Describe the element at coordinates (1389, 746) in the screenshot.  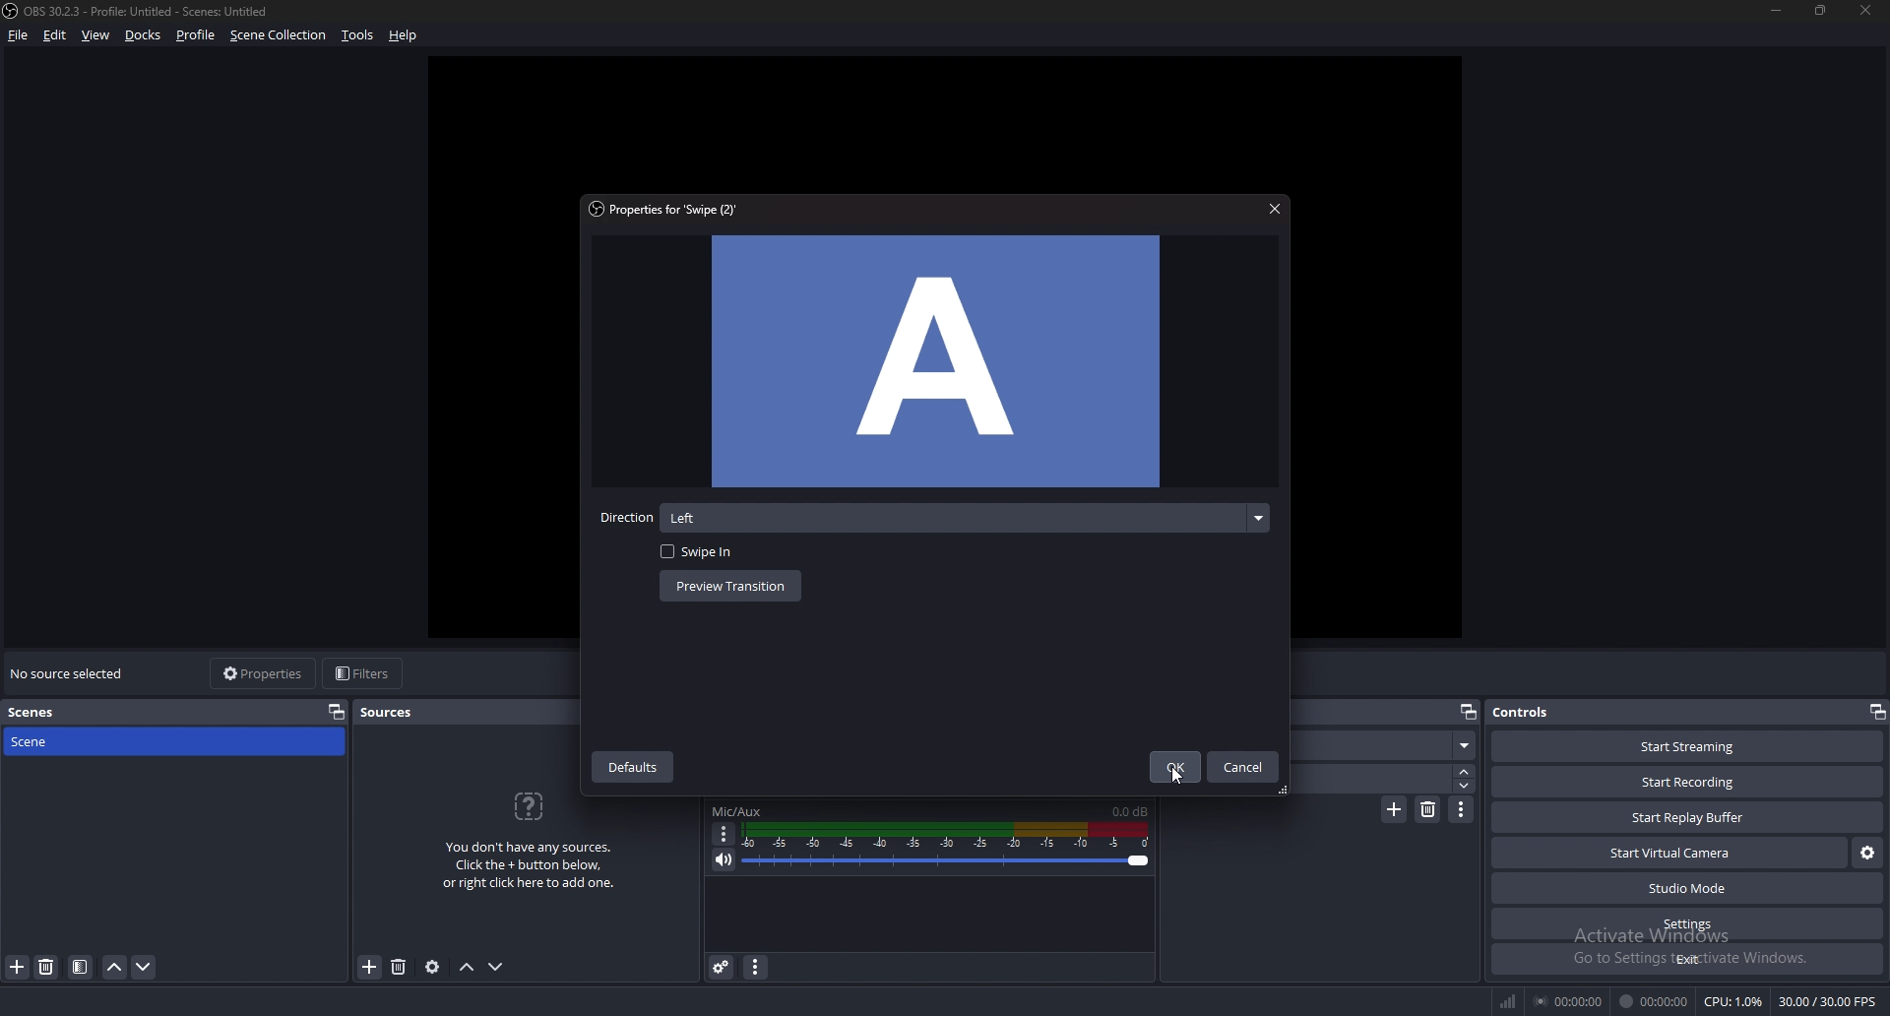
I see `transition` at that location.